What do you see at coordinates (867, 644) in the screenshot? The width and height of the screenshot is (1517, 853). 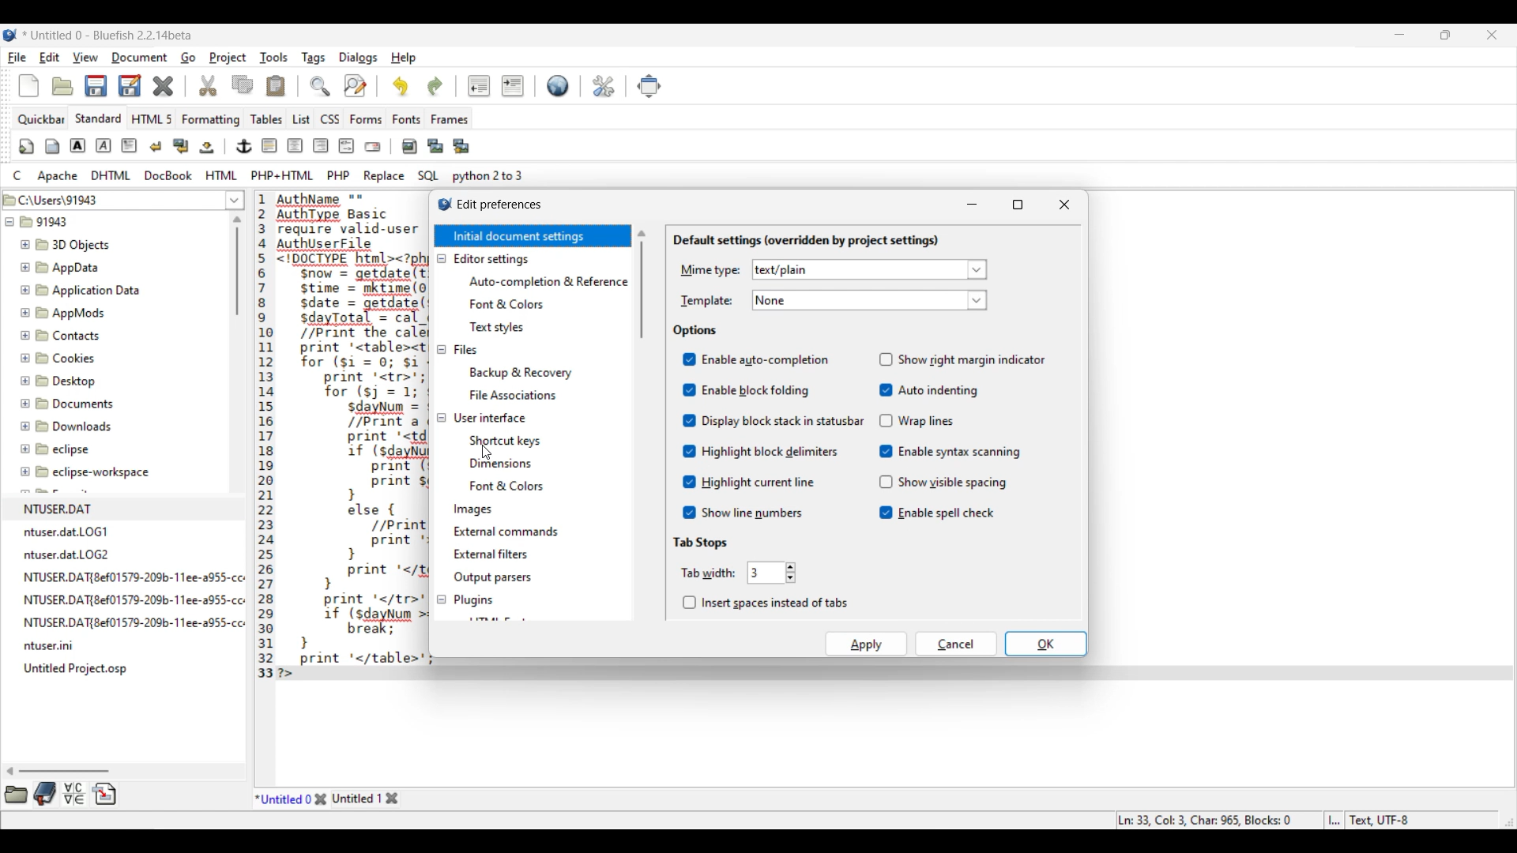 I see `Apply` at bounding box center [867, 644].